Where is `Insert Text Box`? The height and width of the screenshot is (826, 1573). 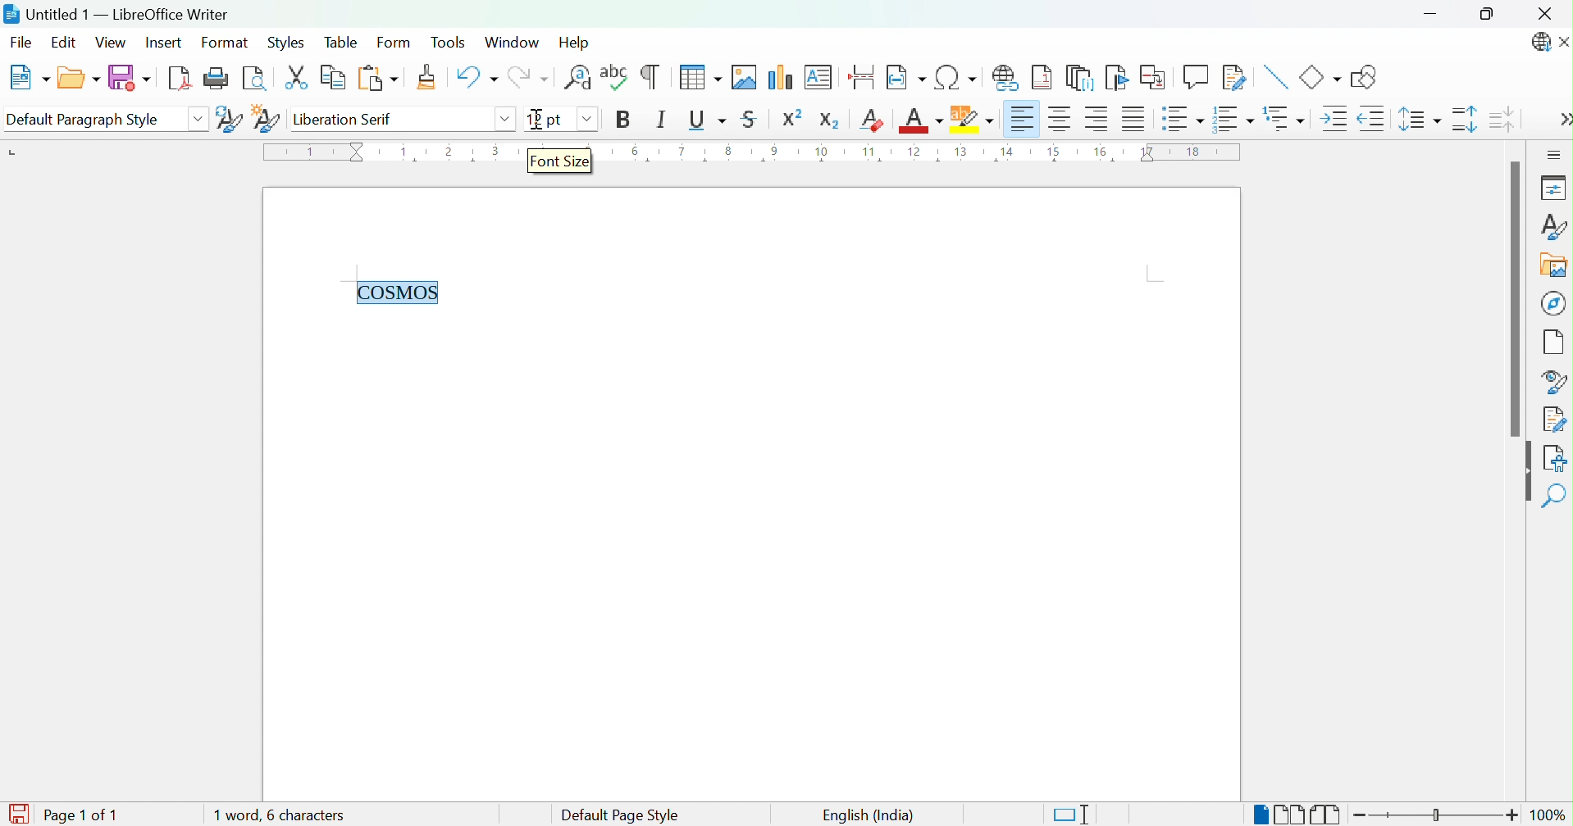 Insert Text Box is located at coordinates (820, 75).